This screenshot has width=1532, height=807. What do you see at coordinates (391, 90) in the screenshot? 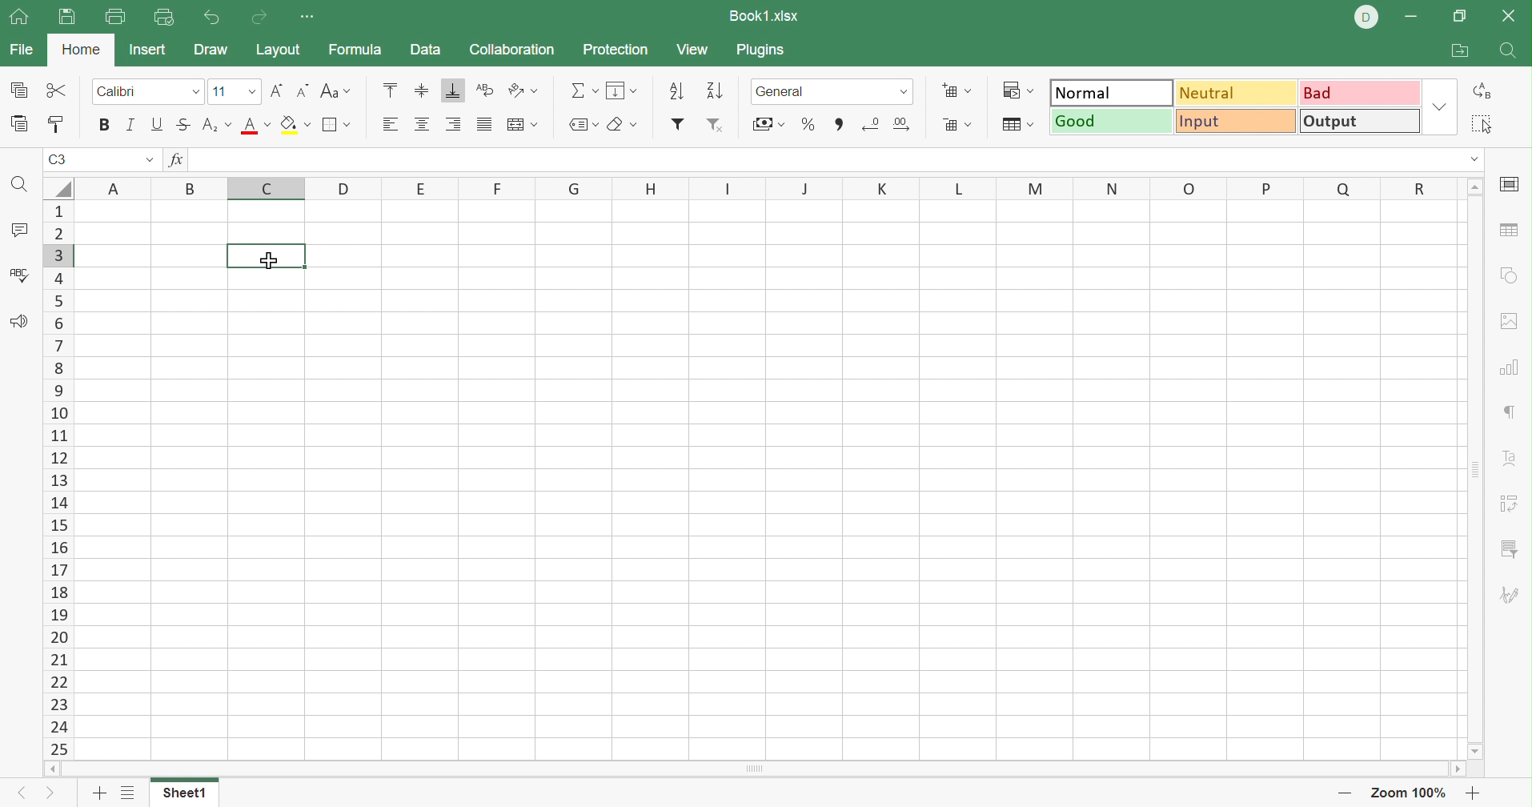
I see `Align top` at bounding box center [391, 90].